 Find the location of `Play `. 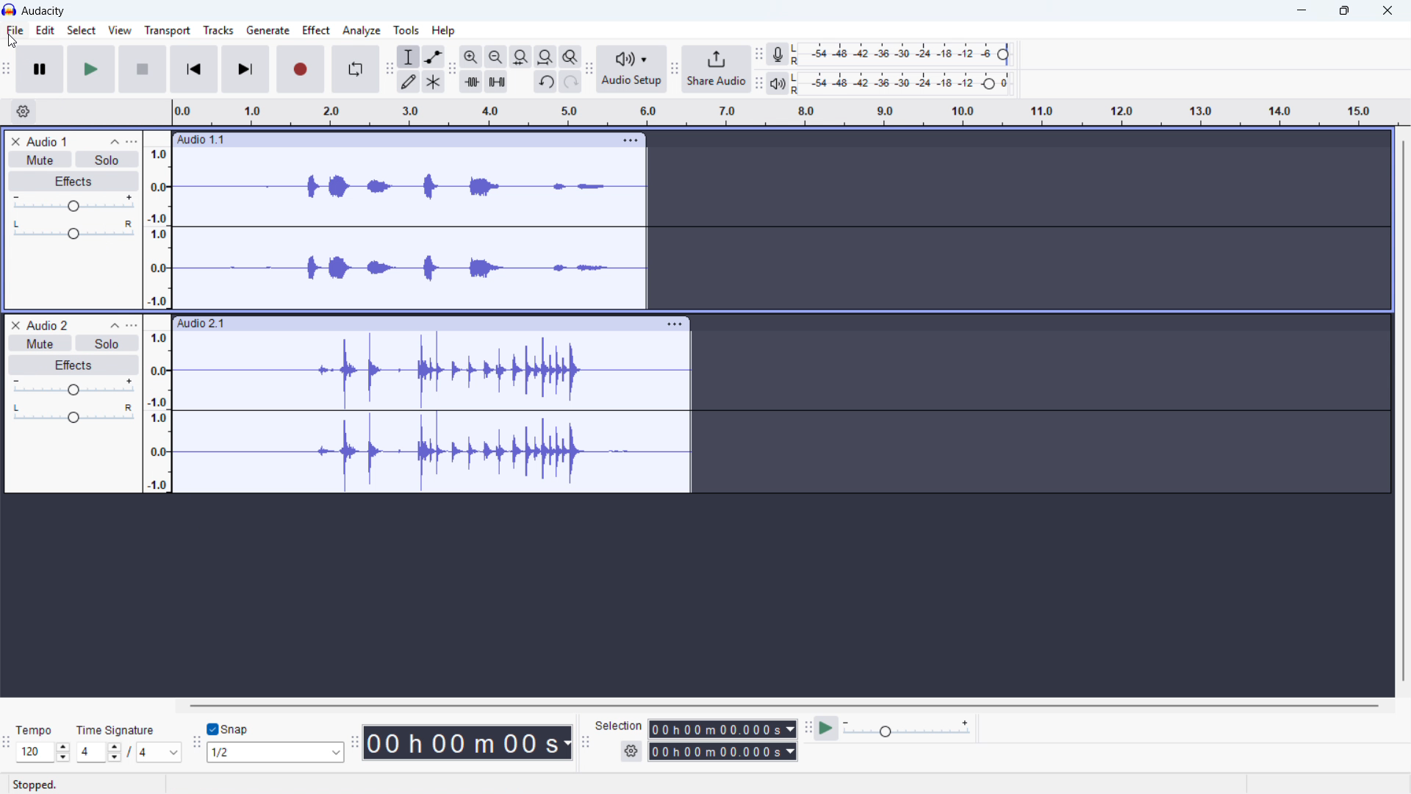

Play  is located at coordinates (92, 69).